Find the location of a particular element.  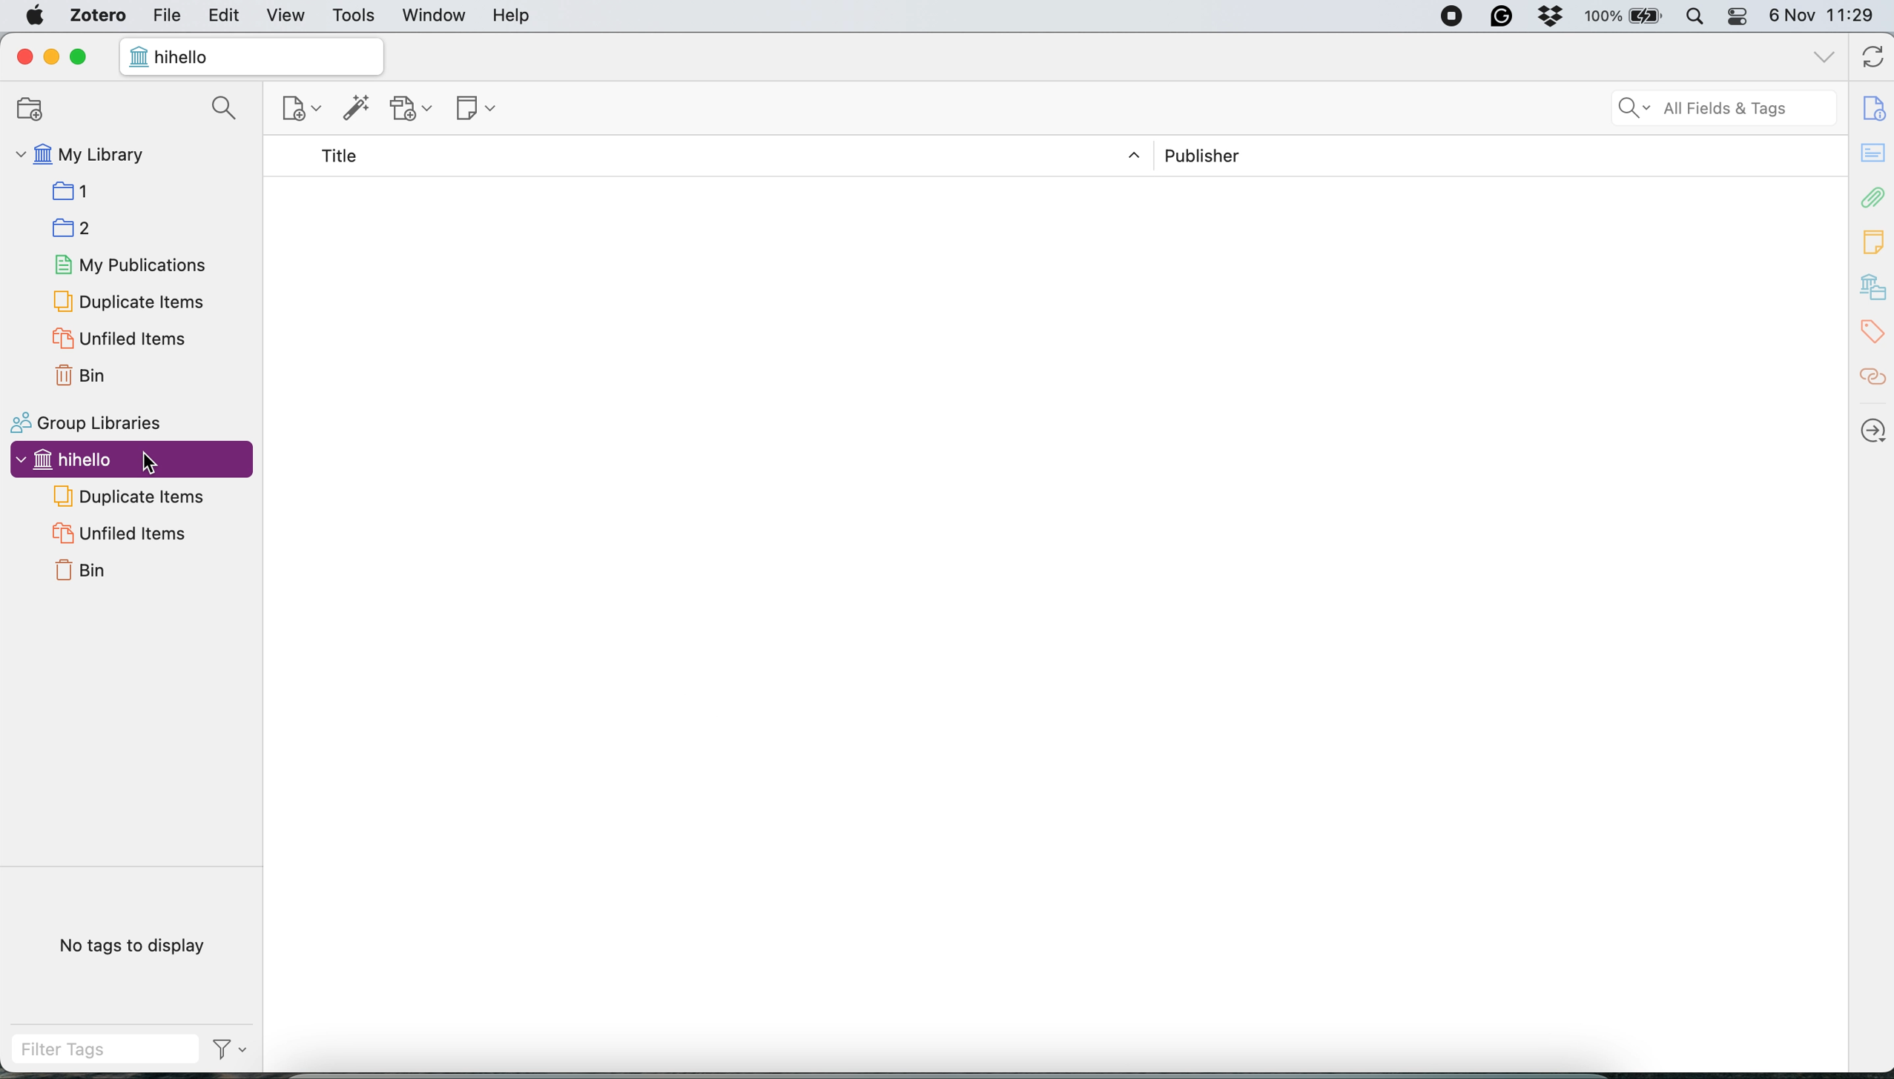

Tags is located at coordinates (1870, 327).